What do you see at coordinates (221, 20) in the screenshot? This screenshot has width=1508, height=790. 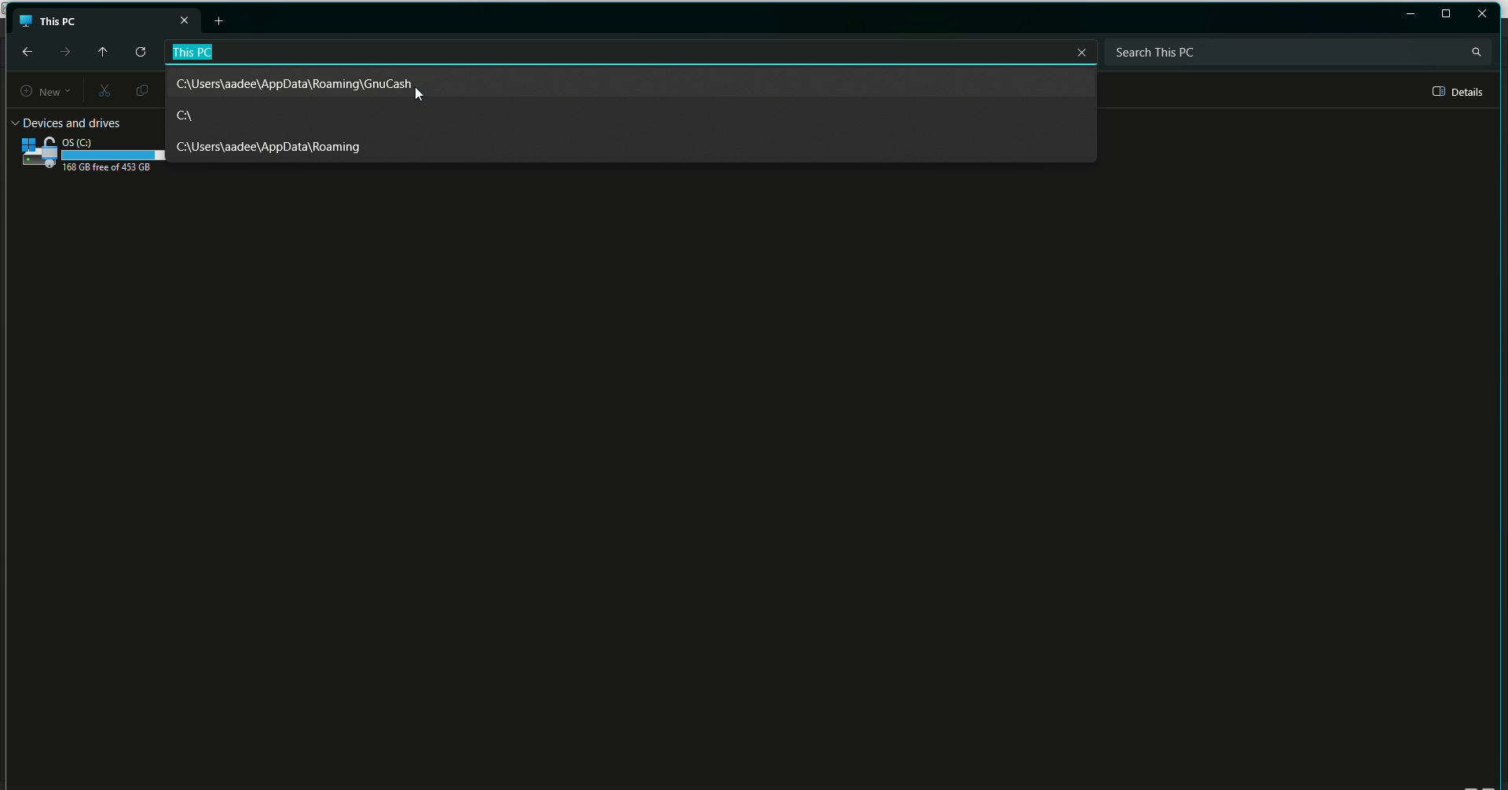 I see `New tab` at bounding box center [221, 20].